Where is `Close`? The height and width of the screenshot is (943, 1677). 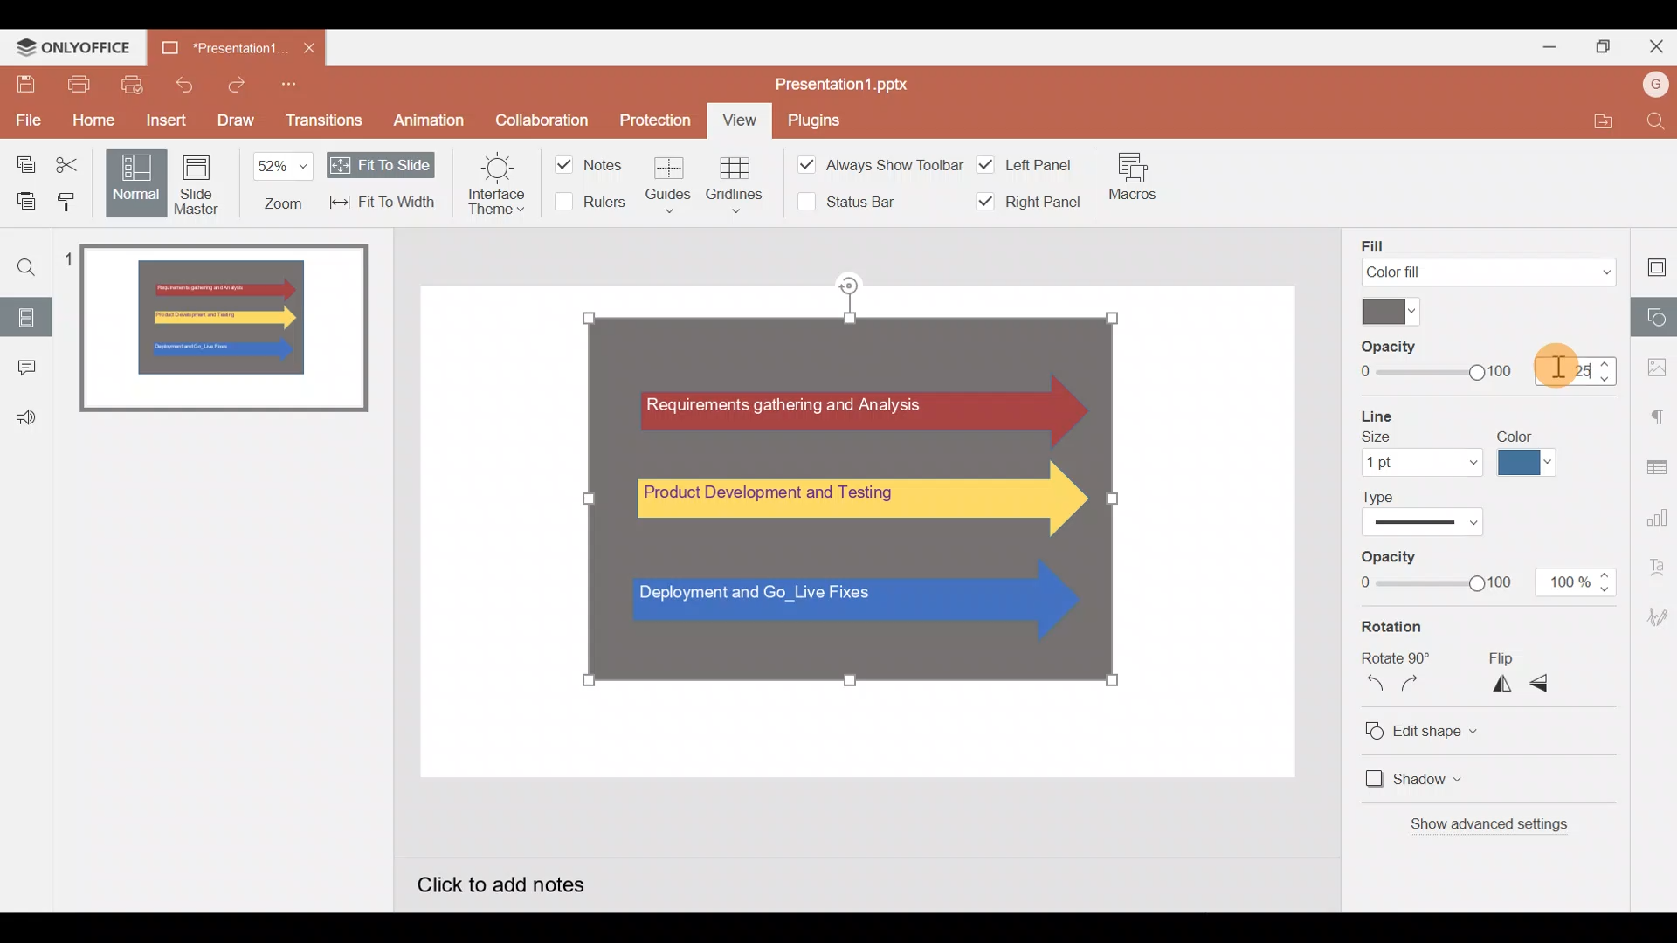
Close is located at coordinates (1654, 49).